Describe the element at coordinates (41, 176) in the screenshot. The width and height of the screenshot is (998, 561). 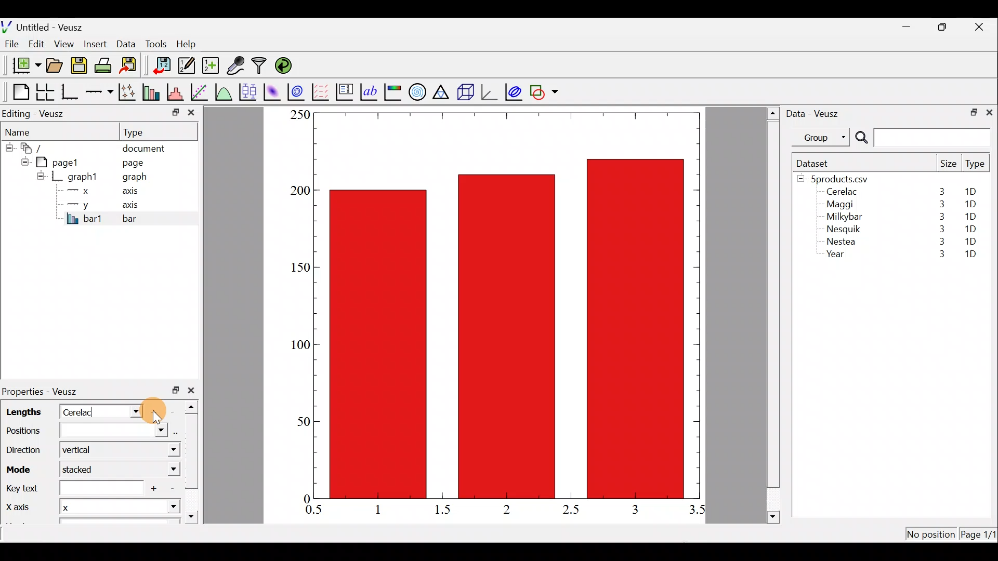
I see `hide` at that location.